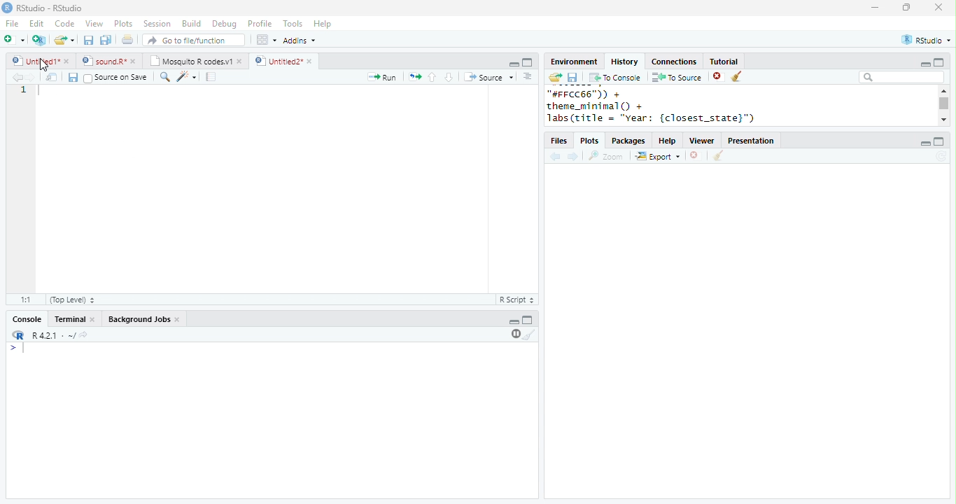 The height and width of the screenshot is (504, 956). What do you see at coordinates (526, 76) in the screenshot?
I see `options` at bounding box center [526, 76].